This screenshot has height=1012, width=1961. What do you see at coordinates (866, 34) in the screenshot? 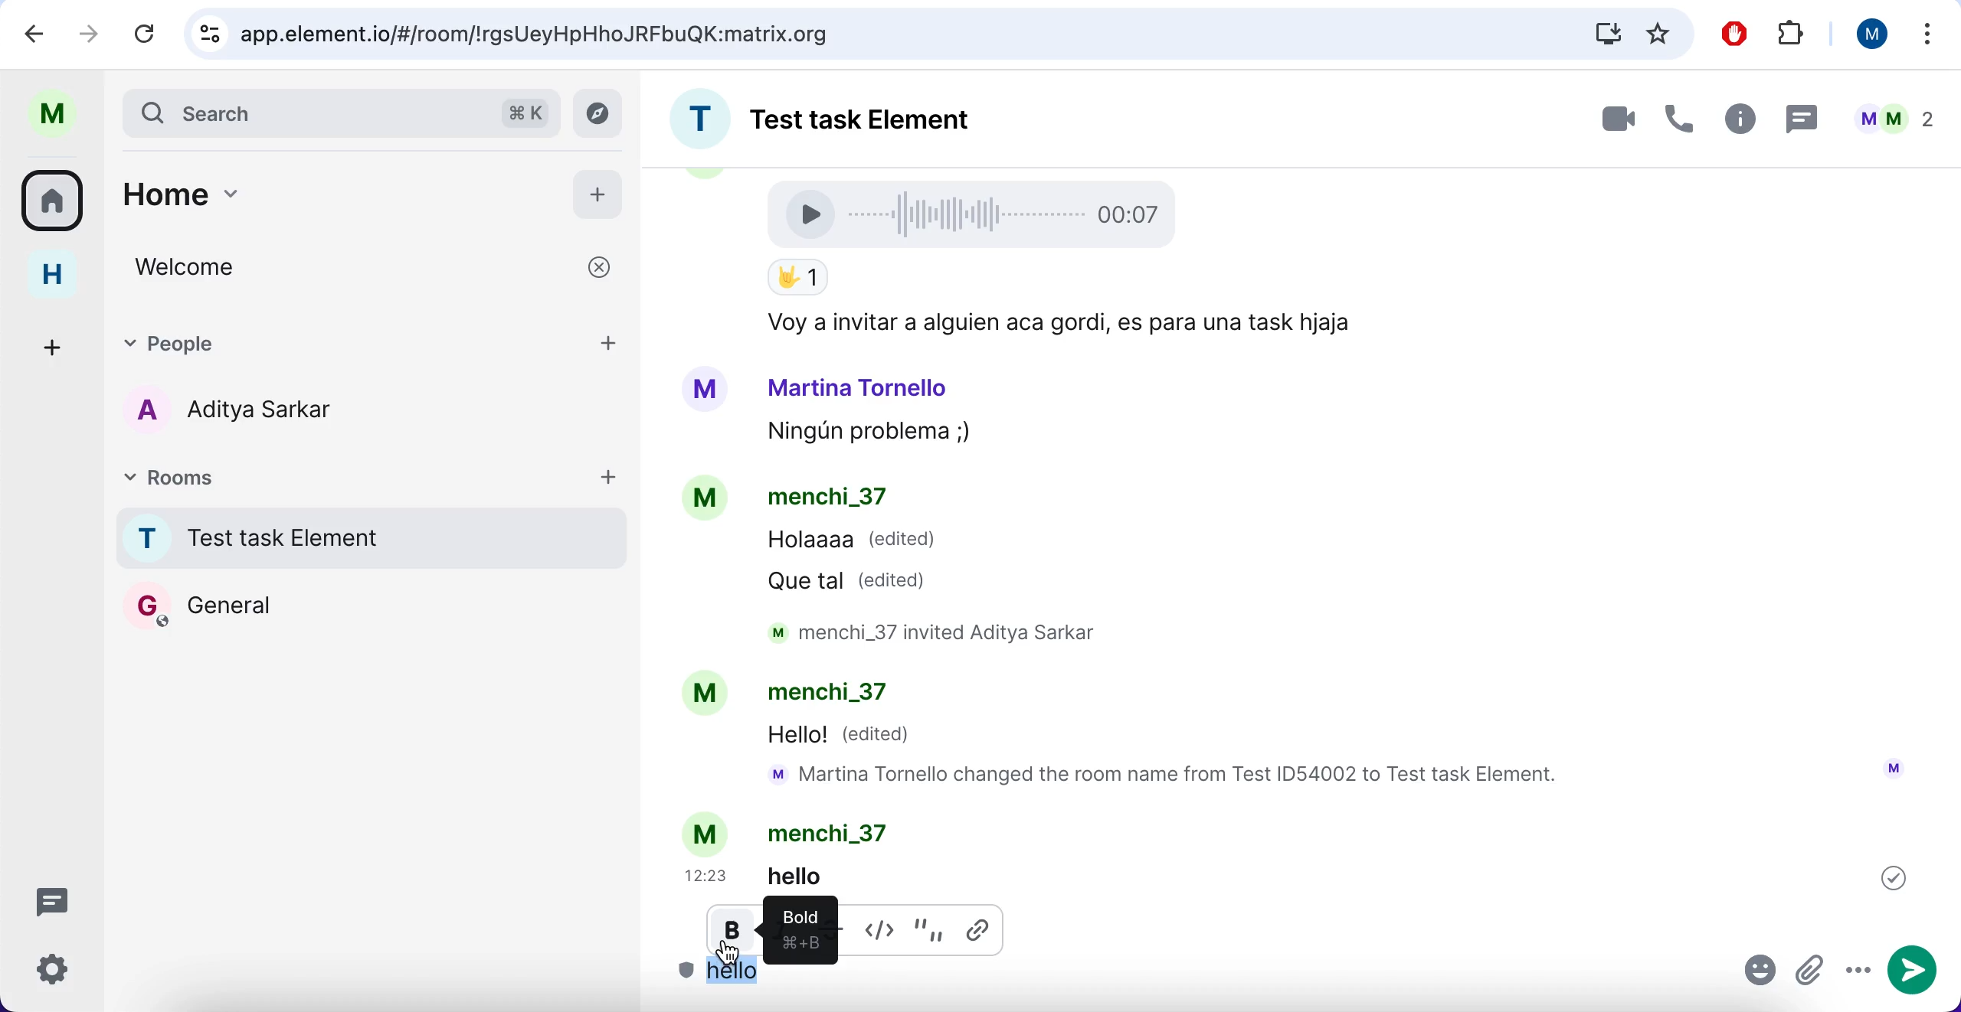
I see `google search bar` at bounding box center [866, 34].